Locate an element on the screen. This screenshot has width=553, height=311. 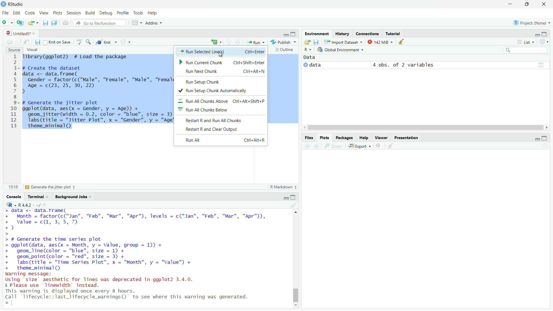
tools is located at coordinates (139, 12).